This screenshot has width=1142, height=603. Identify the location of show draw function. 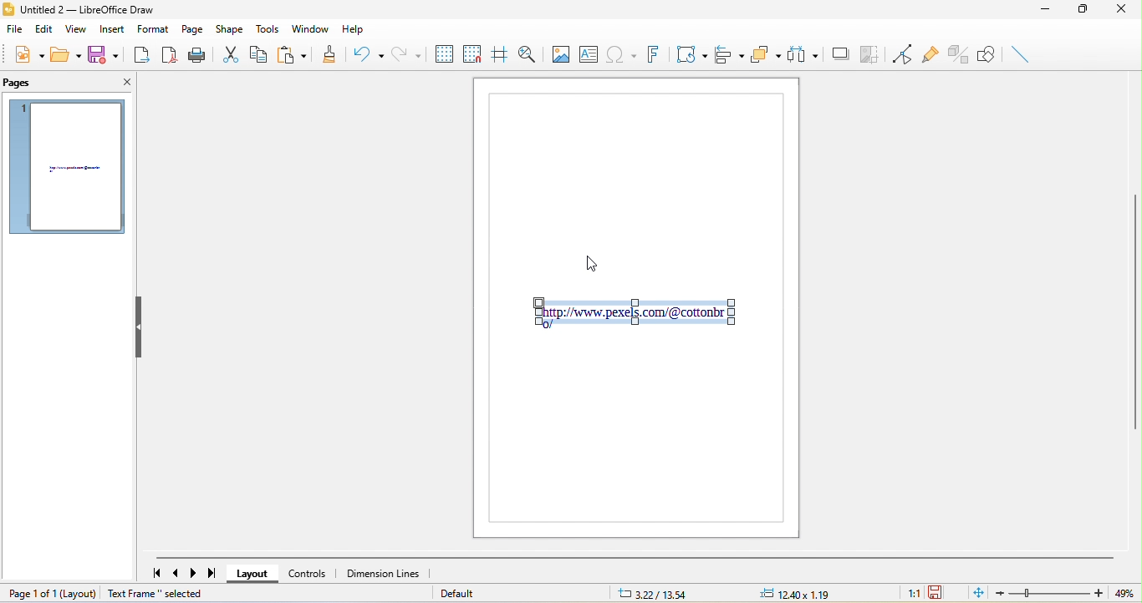
(987, 52).